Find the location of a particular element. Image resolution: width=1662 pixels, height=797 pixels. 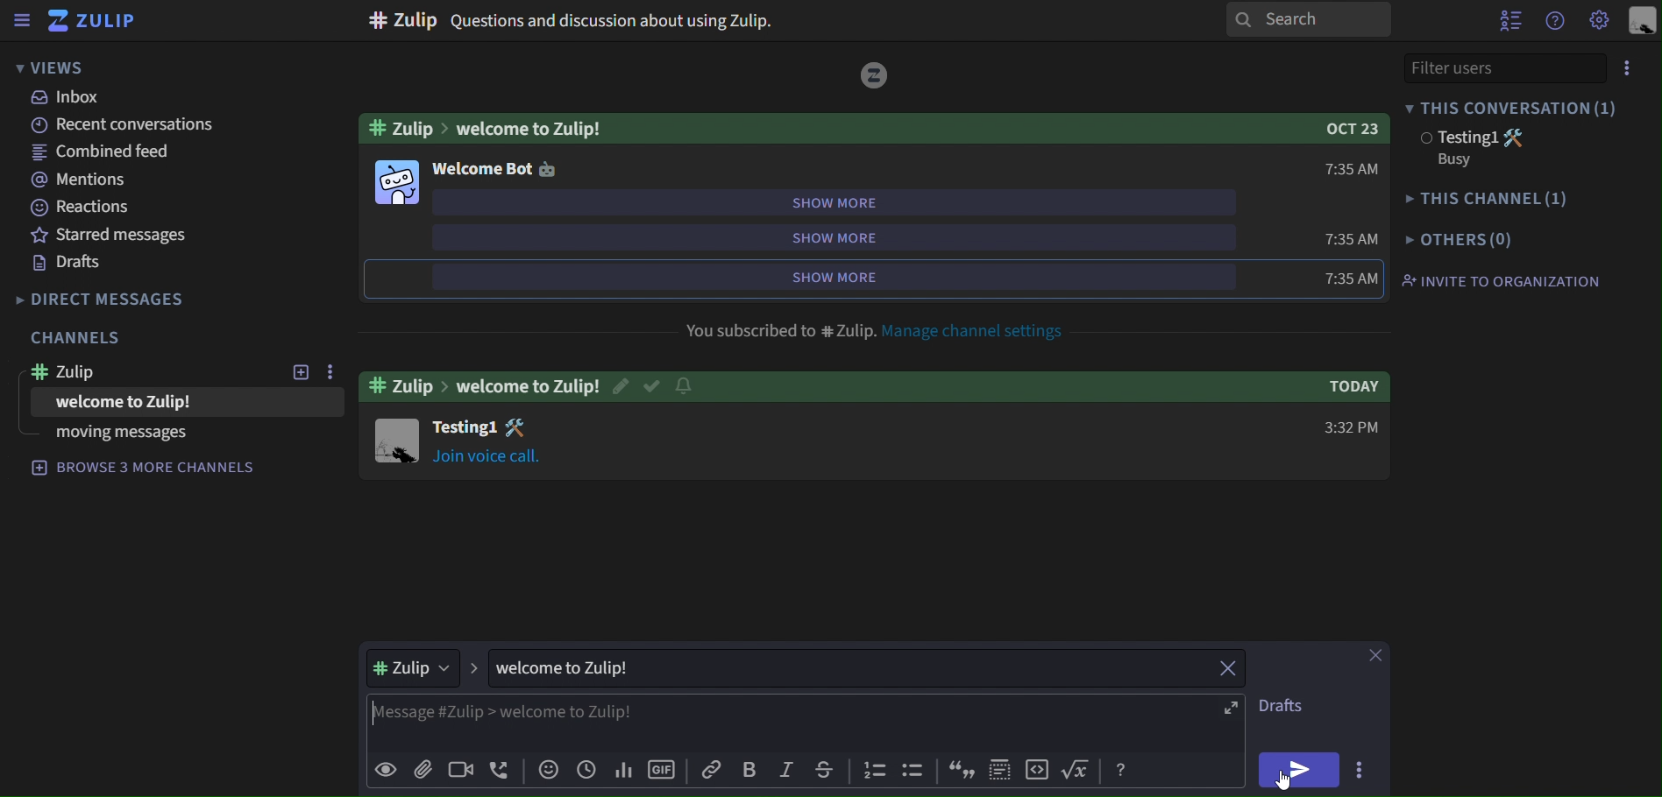

search is located at coordinates (1307, 18).